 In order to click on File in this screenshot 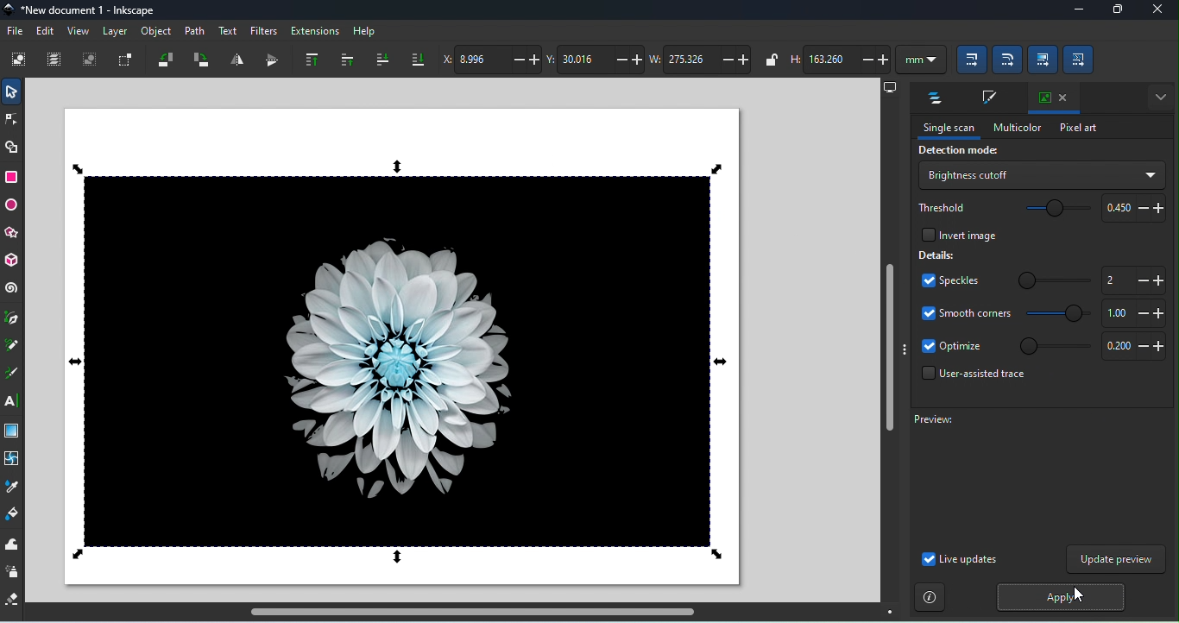, I will do `click(15, 29)`.